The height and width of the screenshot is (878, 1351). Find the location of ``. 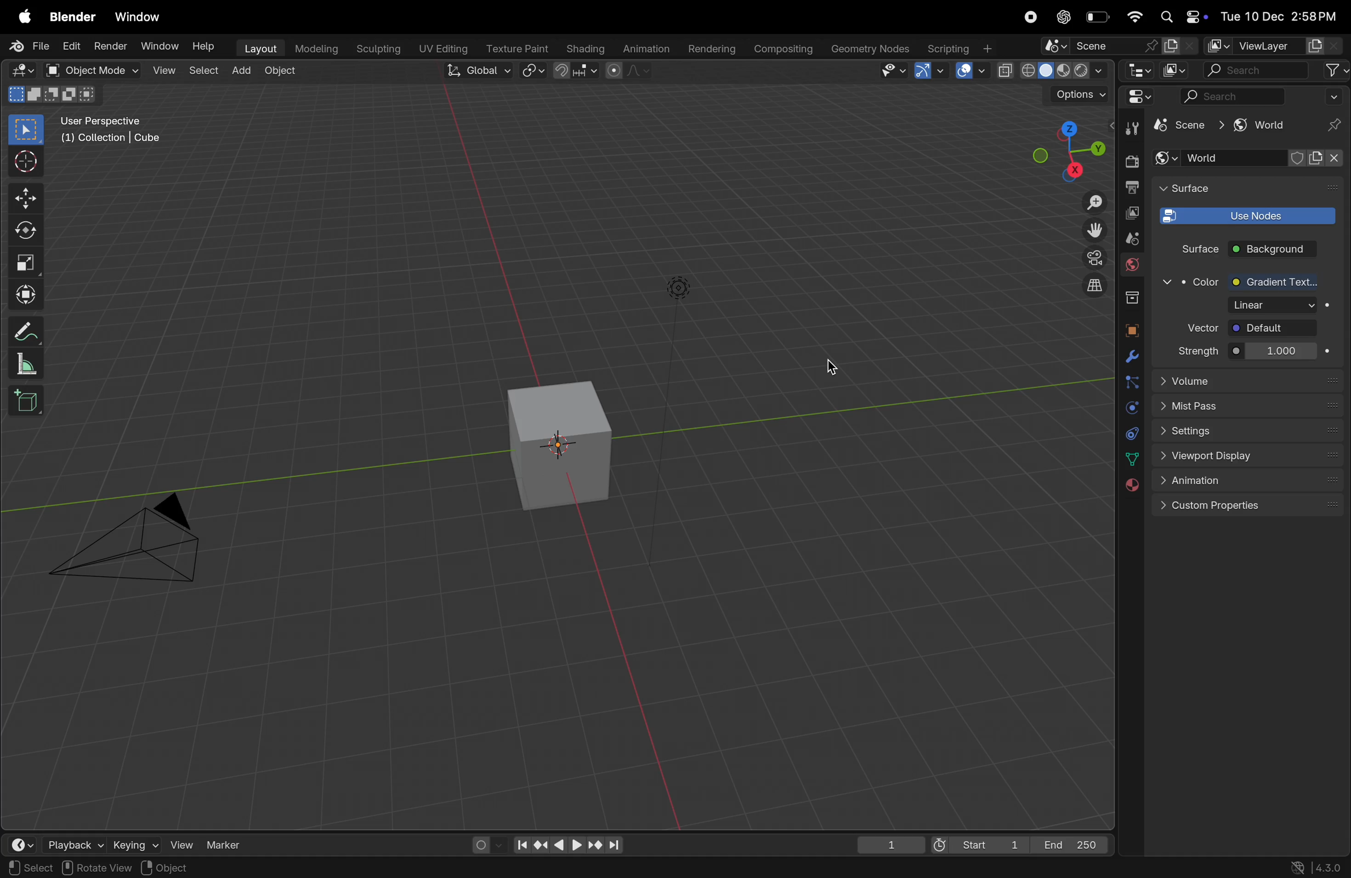

 is located at coordinates (73, 845).